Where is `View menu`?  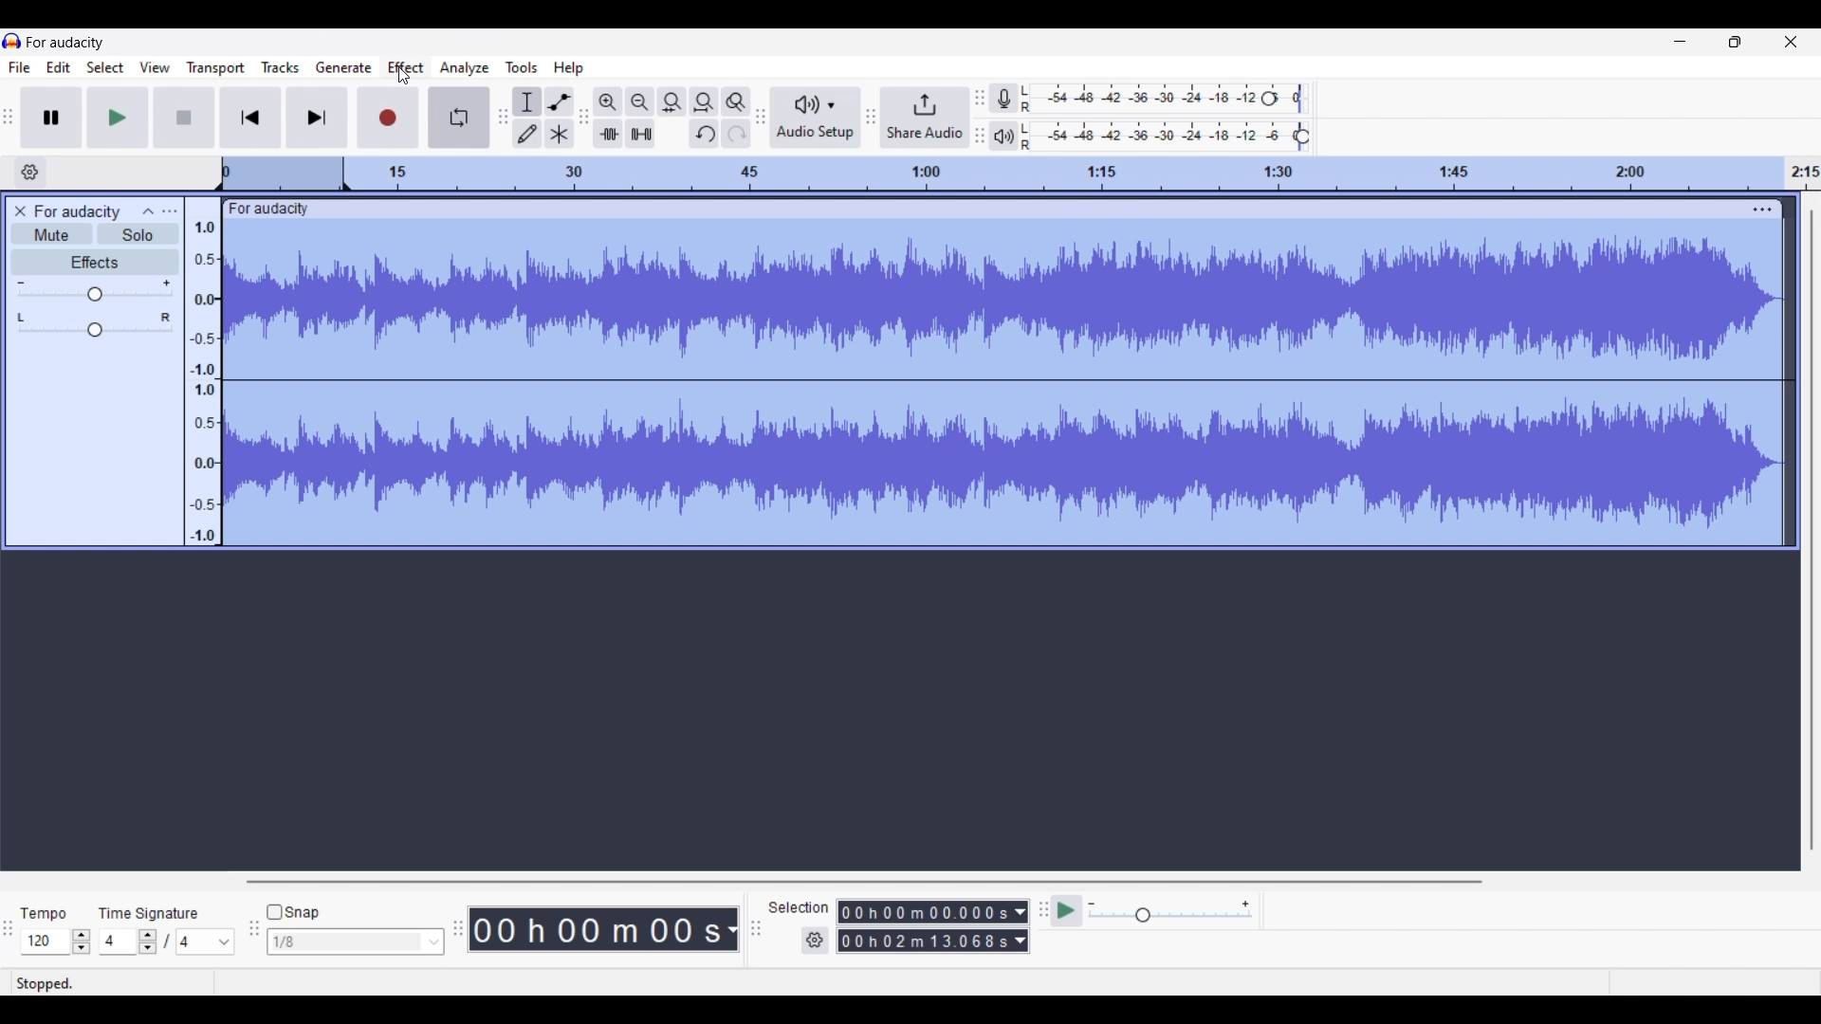 View menu is located at coordinates (155, 67).